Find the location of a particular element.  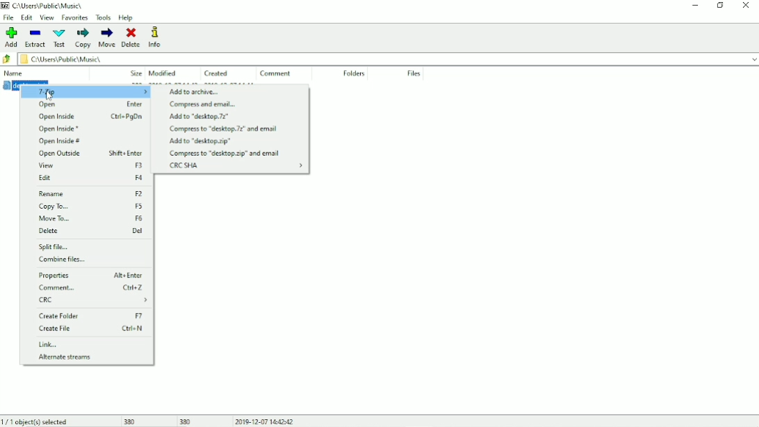

Alternate streams is located at coordinates (71, 357).